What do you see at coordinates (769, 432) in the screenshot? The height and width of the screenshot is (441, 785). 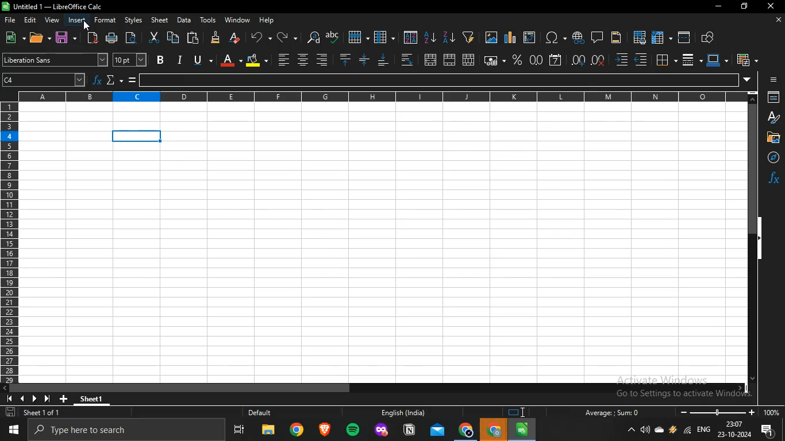 I see `notifications` at bounding box center [769, 432].